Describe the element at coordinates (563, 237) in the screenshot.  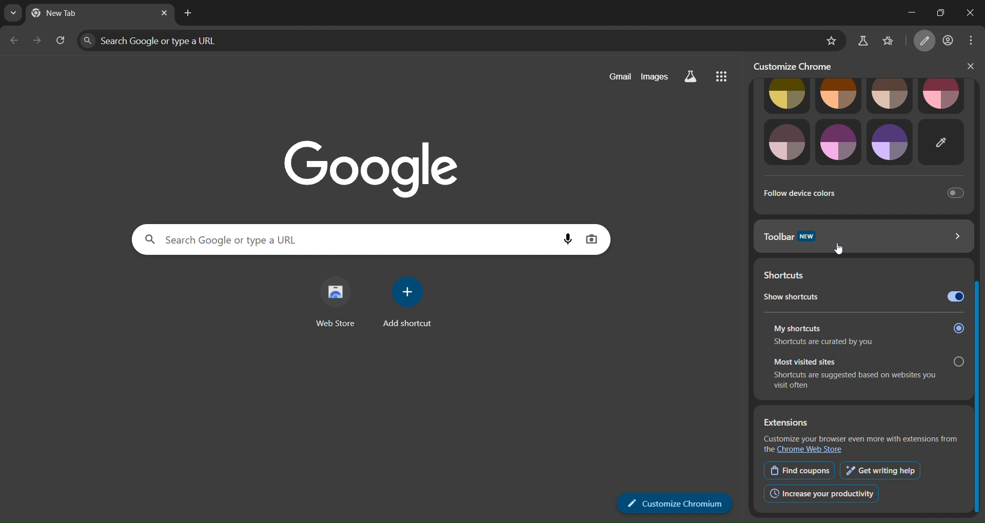
I see `voice search` at that location.